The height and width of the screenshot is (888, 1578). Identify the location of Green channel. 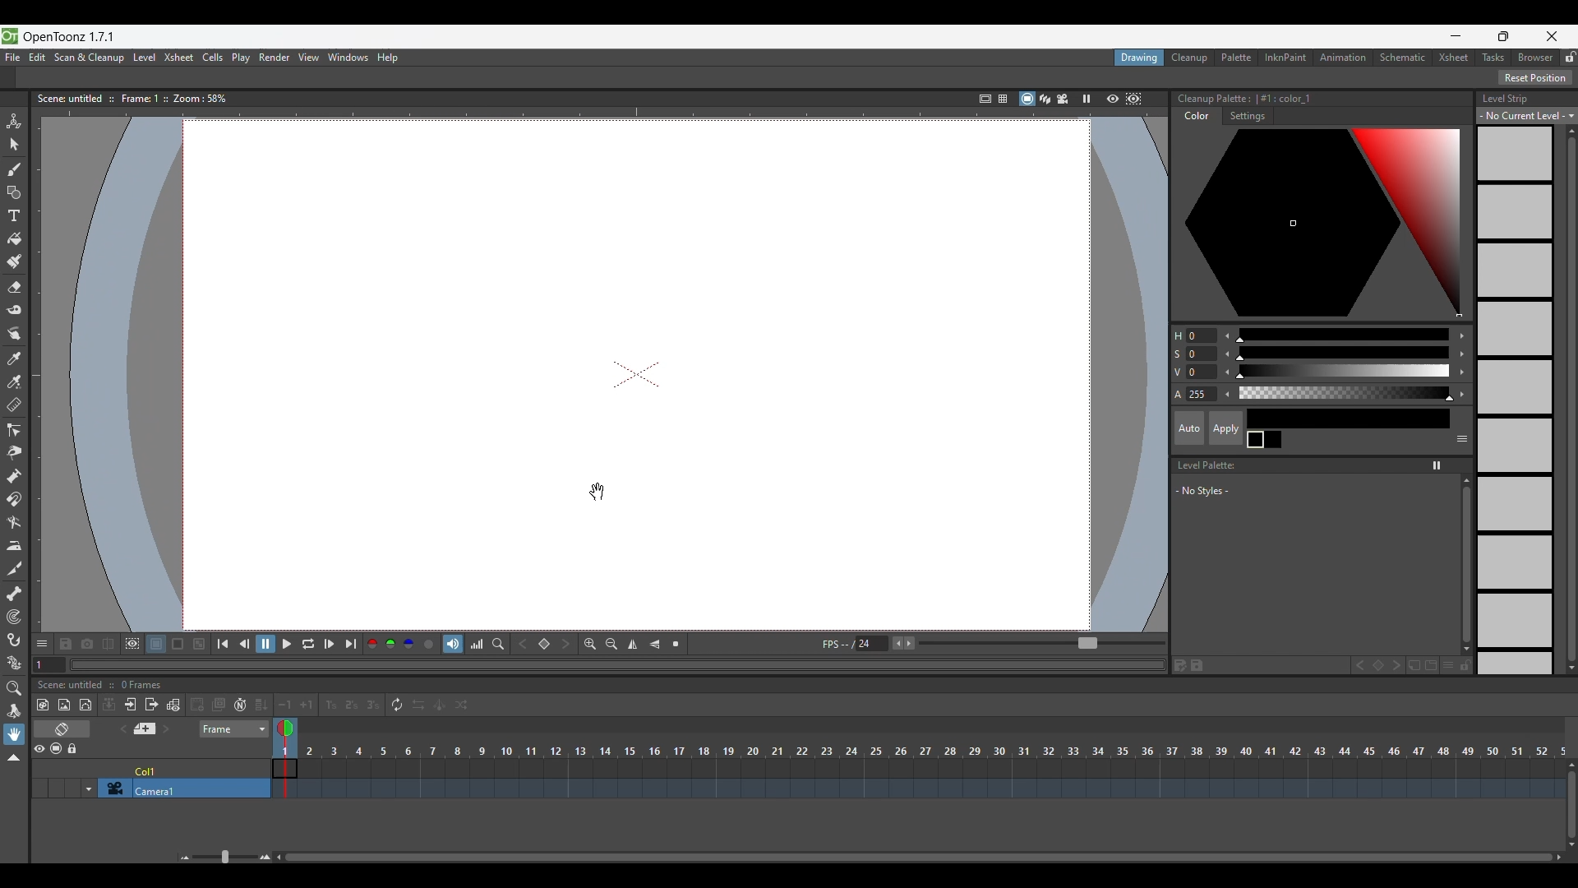
(390, 641).